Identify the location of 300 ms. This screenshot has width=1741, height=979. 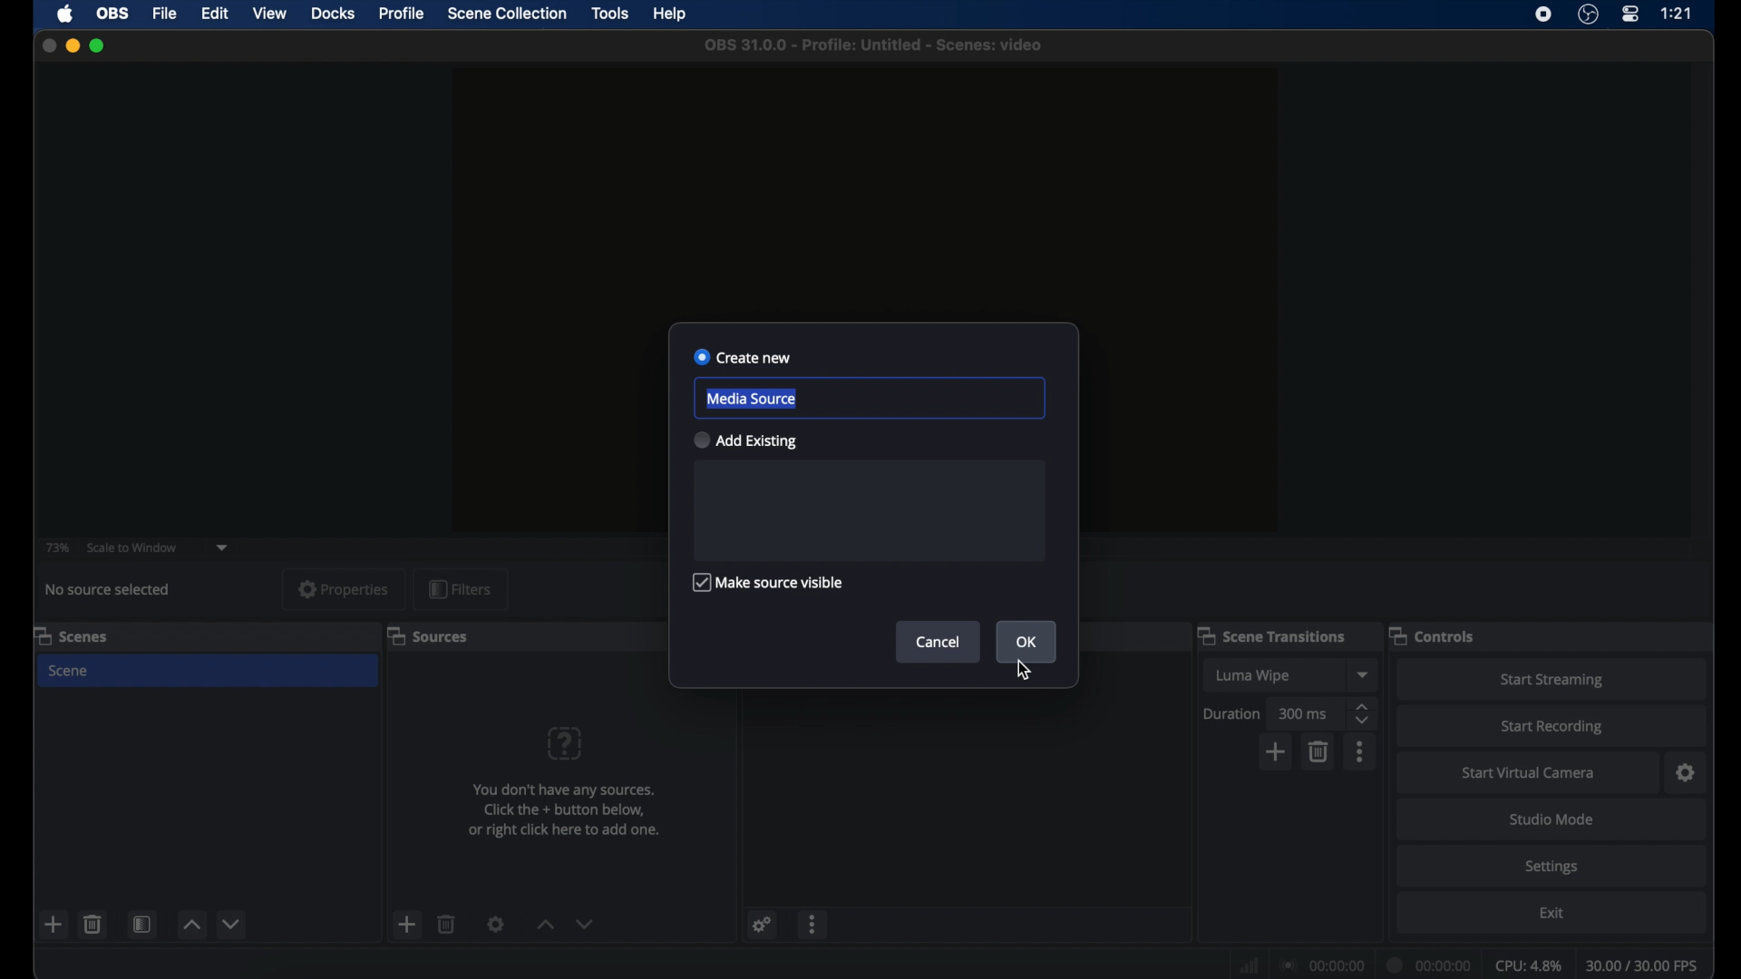
(1304, 713).